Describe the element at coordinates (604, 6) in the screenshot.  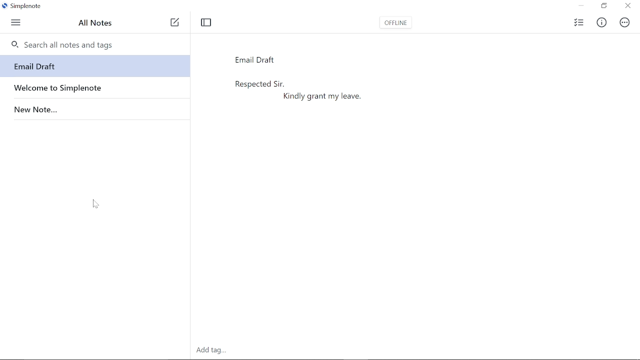
I see `Restore down` at that location.